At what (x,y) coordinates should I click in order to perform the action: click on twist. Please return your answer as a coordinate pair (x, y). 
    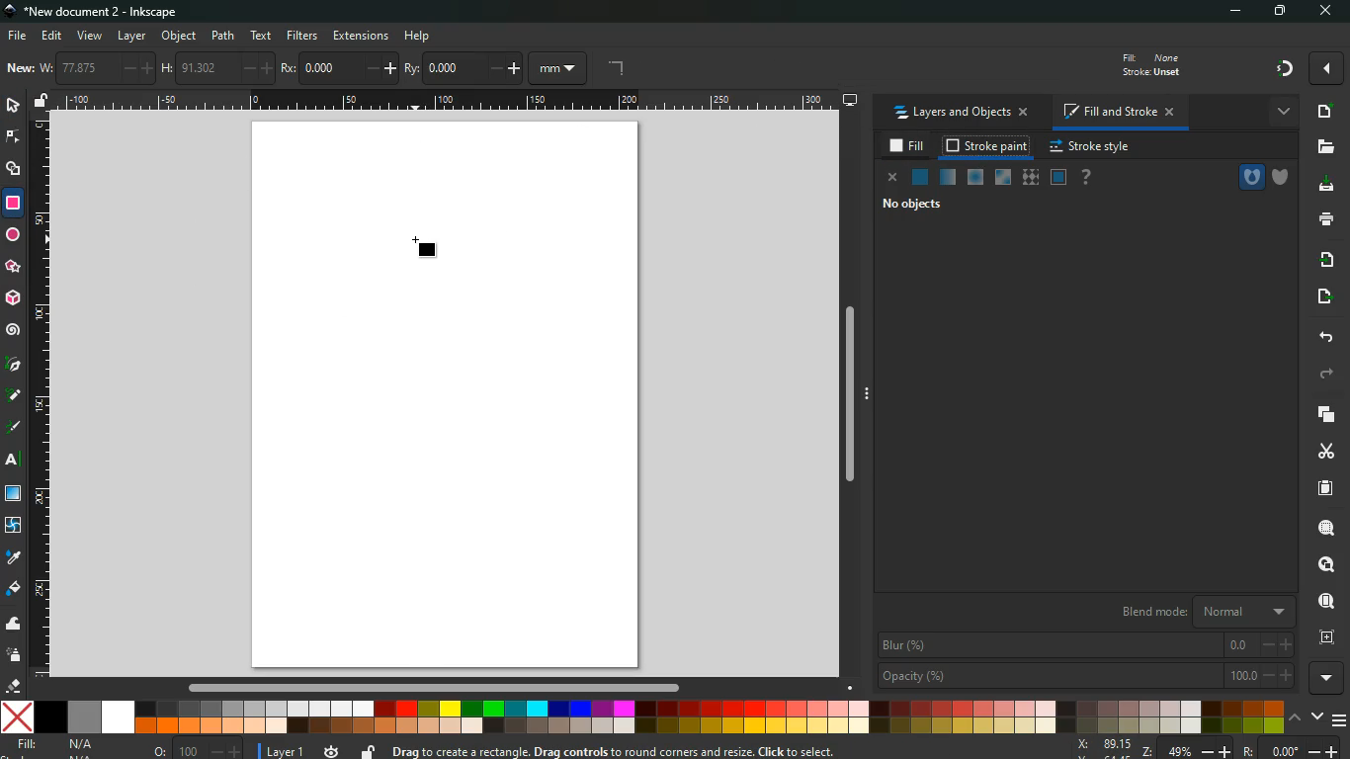
    Looking at the image, I should click on (13, 524).